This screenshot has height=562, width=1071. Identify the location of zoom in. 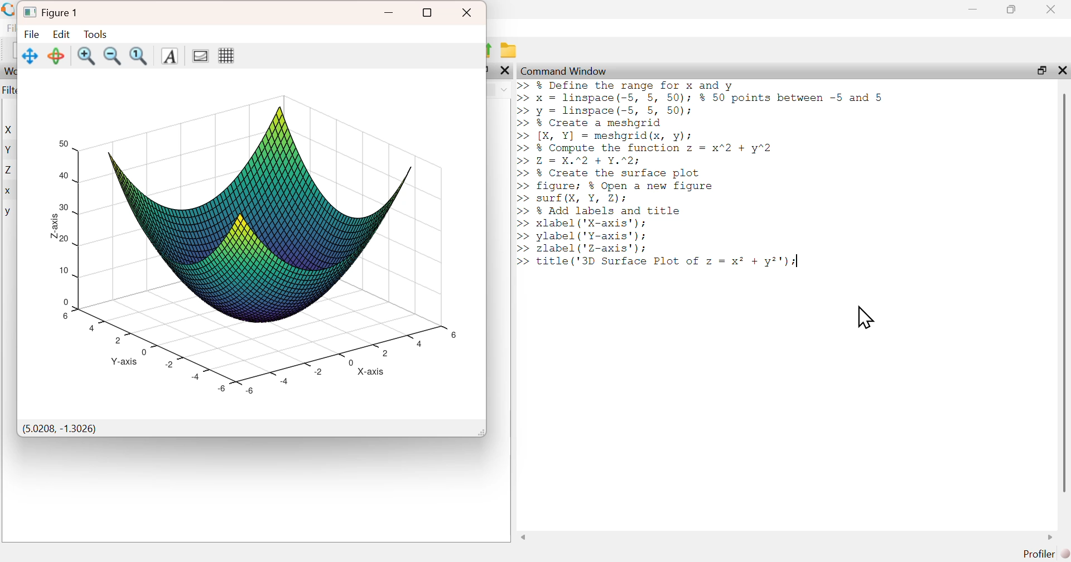
(86, 56).